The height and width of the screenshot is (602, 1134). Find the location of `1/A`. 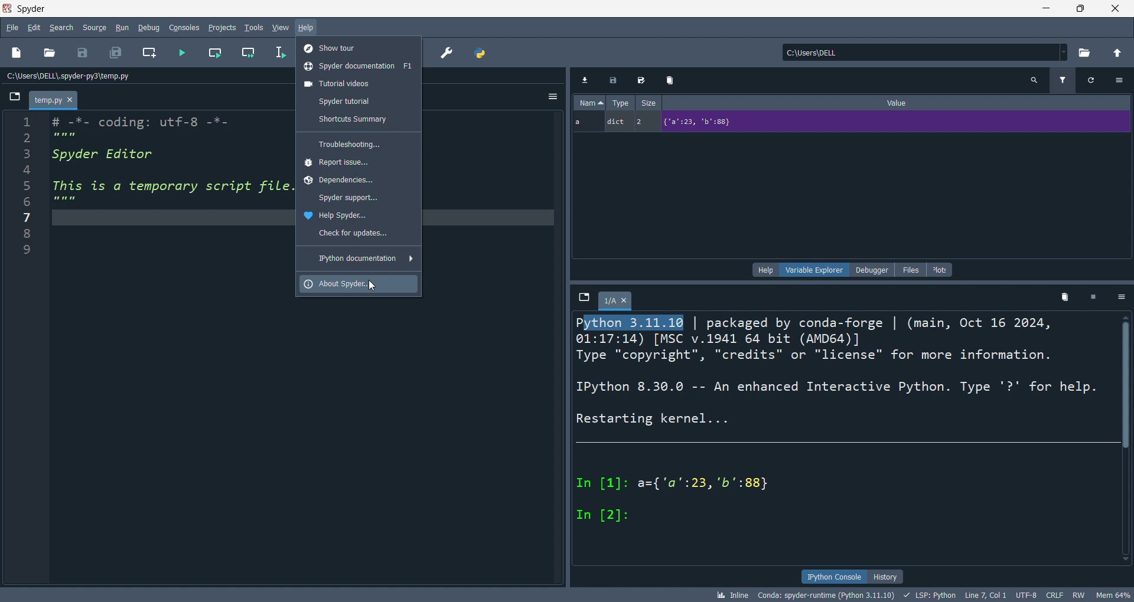

1/A is located at coordinates (617, 301).